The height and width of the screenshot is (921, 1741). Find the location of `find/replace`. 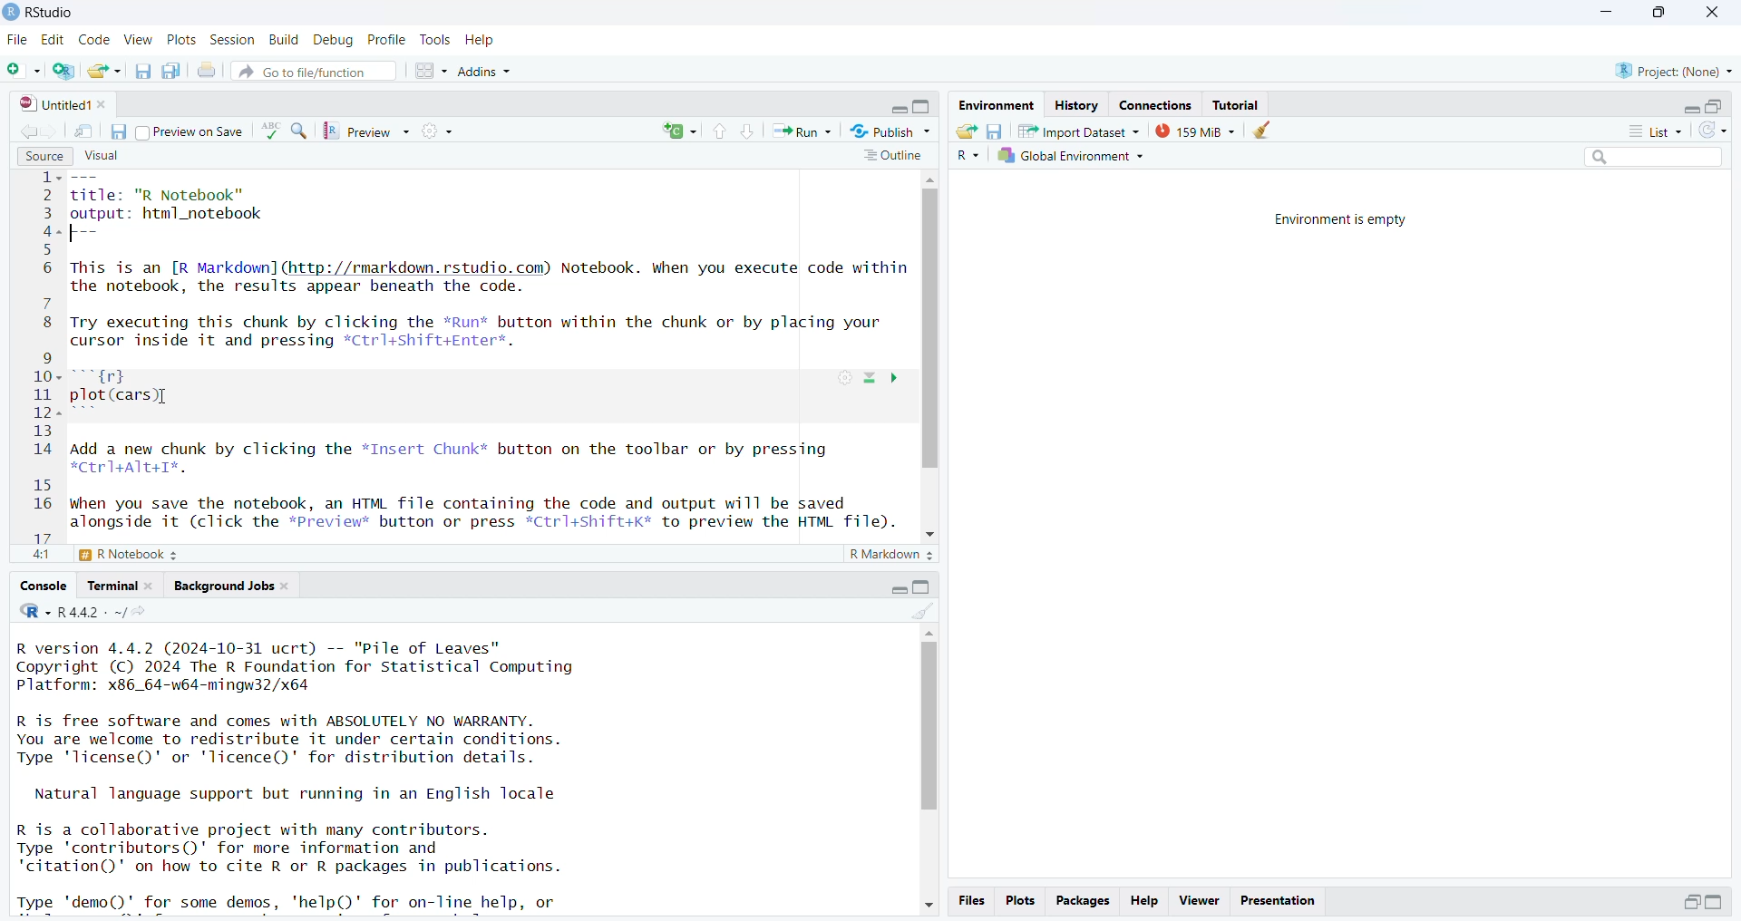

find/replace is located at coordinates (301, 133).